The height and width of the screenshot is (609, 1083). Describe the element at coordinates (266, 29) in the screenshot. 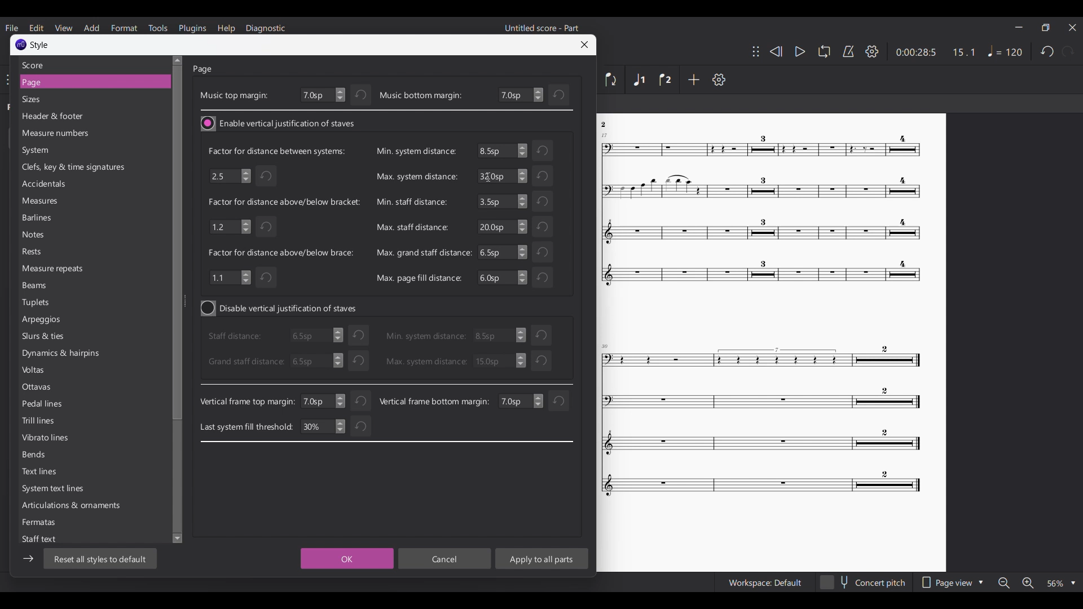

I see `Diagnostic menu` at that location.